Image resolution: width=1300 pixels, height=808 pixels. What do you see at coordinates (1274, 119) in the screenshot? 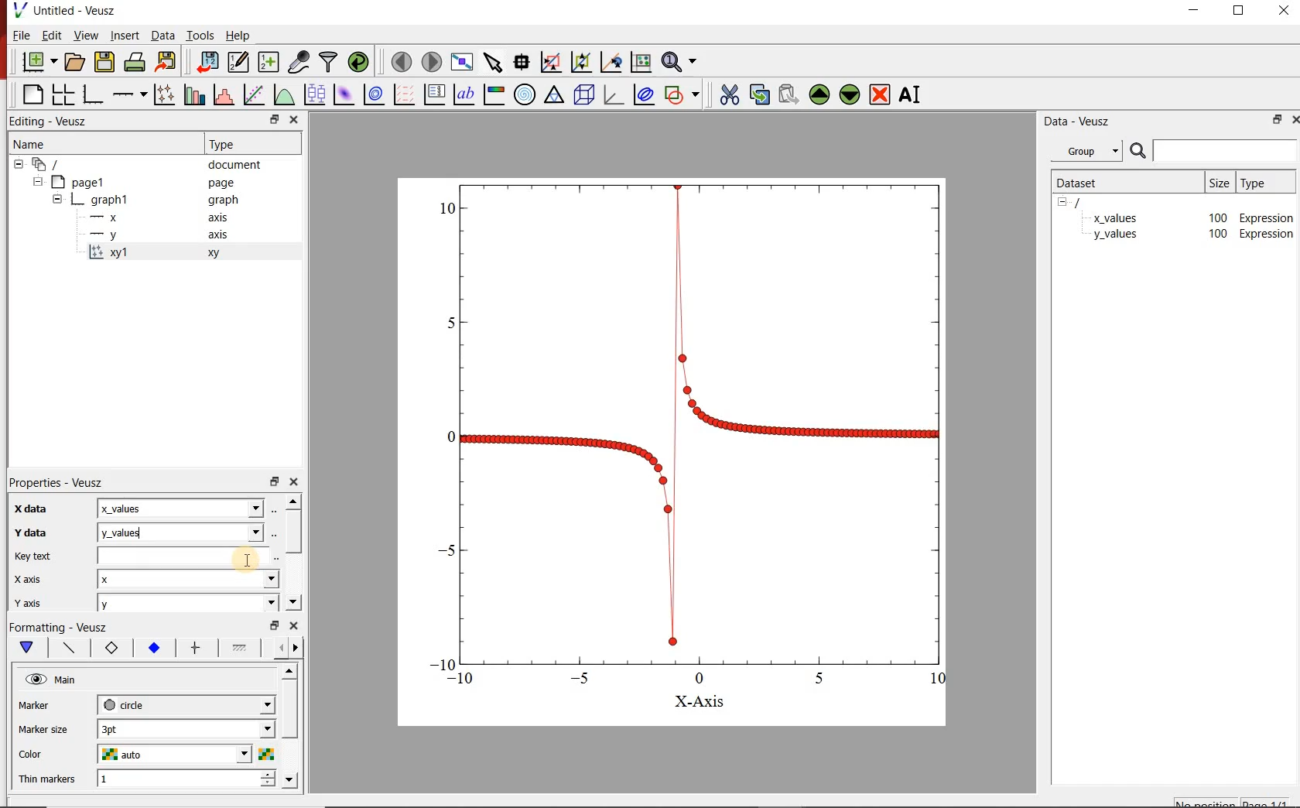
I see `restore down` at bounding box center [1274, 119].